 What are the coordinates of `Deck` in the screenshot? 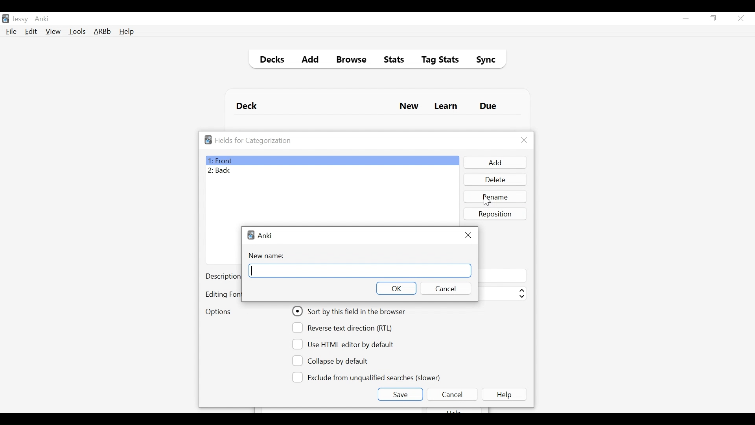 It's located at (249, 106).